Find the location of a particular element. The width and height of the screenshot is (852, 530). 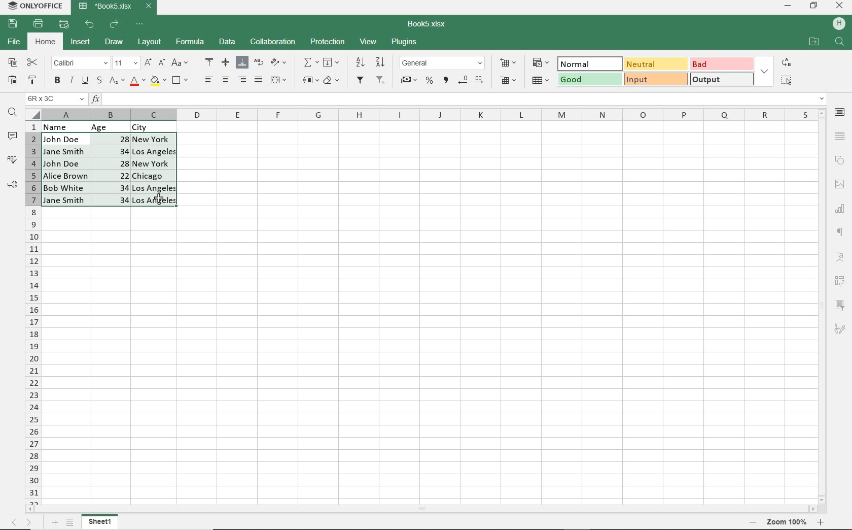

ALIGN RIGHT is located at coordinates (242, 80).